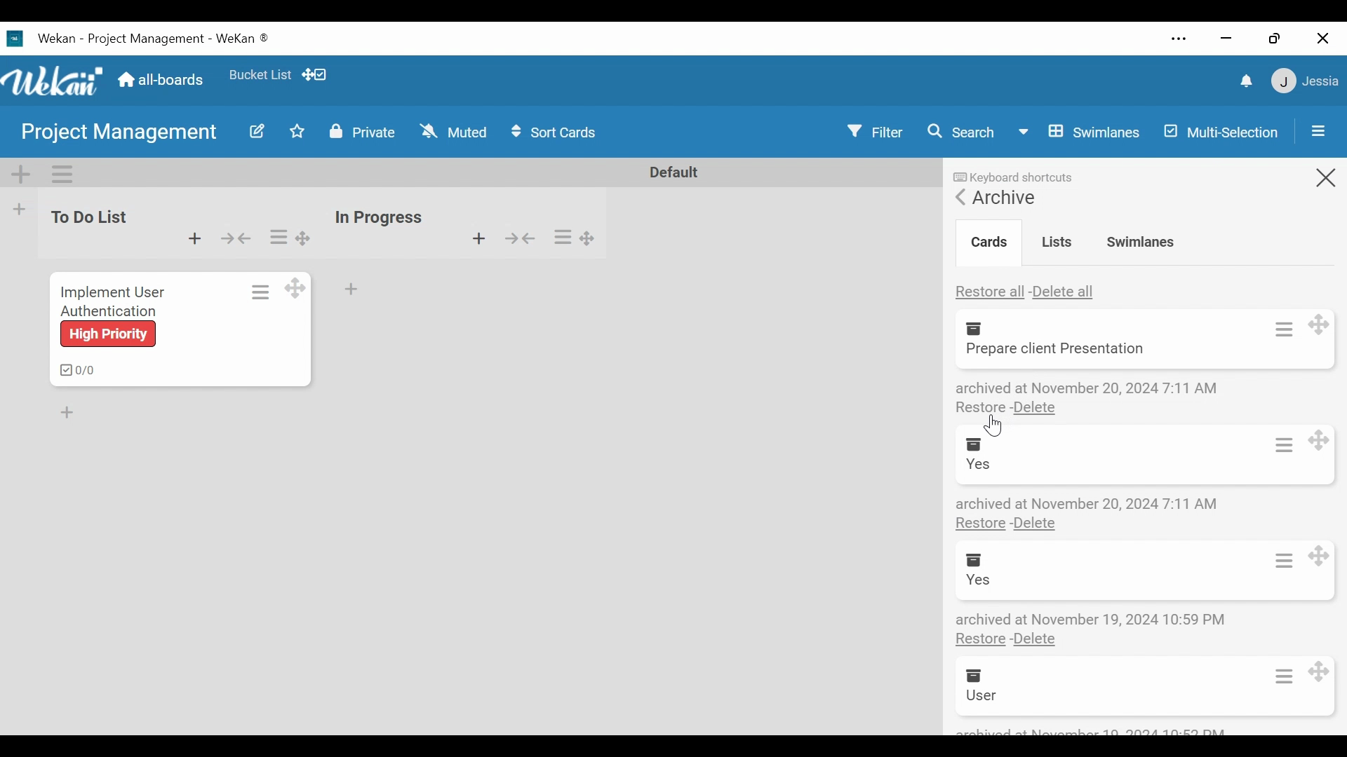 Image resolution: width=1347 pixels, height=757 pixels. What do you see at coordinates (18, 209) in the screenshot?
I see `Add list` at bounding box center [18, 209].